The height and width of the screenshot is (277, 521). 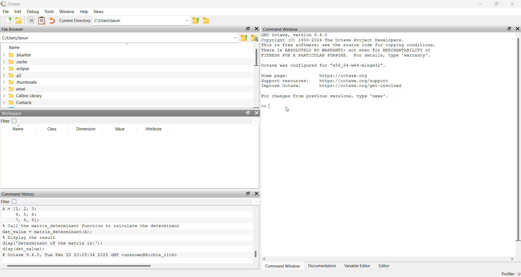 What do you see at coordinates (19, 21) in the screenshot?
I see `open an existing file in editor` at bounding box center [19, 21].